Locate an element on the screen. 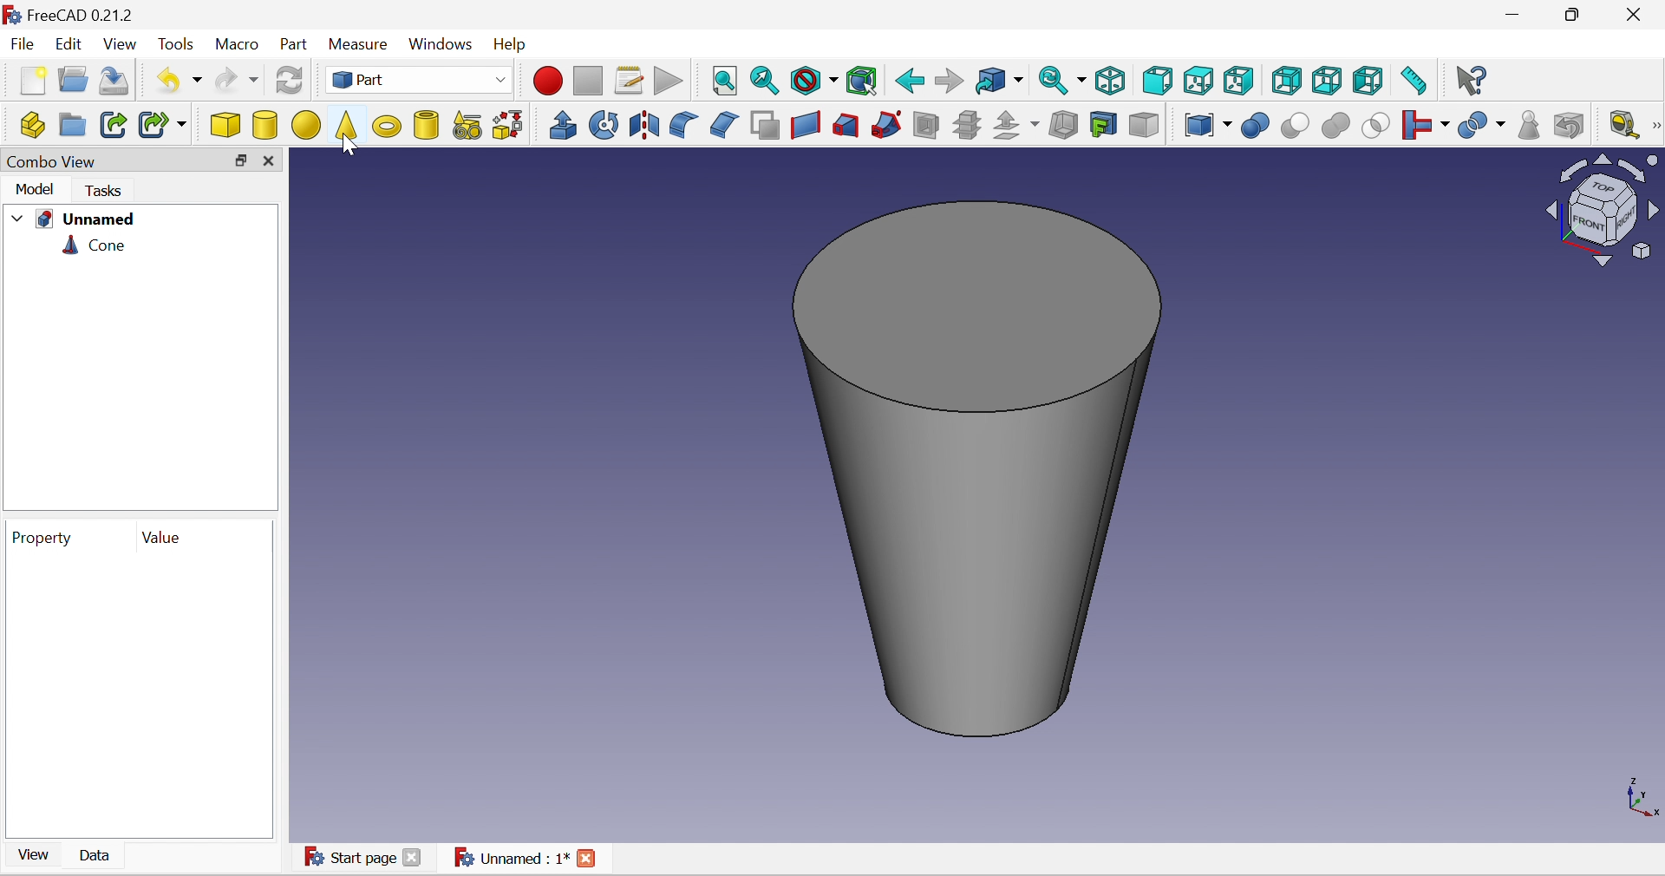  Chamfer is located at coordinates (726, 126).